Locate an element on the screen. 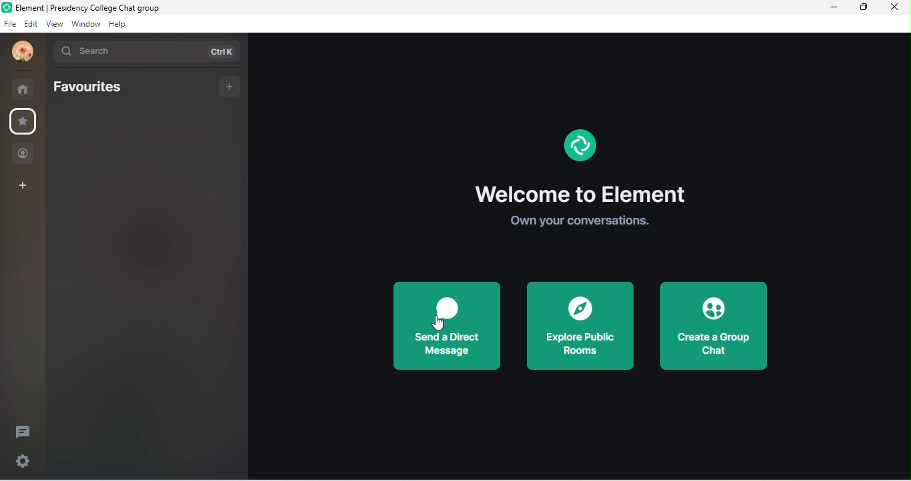  close is located at coordinates (896, 7).